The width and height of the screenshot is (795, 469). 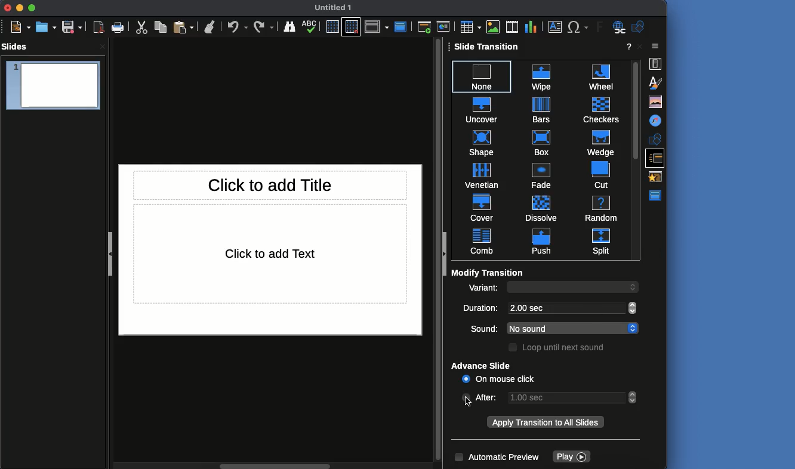 What do you see at coordinates (657, 195) in the screenshot?
I see `Master view` at bounding box center [657, 195].